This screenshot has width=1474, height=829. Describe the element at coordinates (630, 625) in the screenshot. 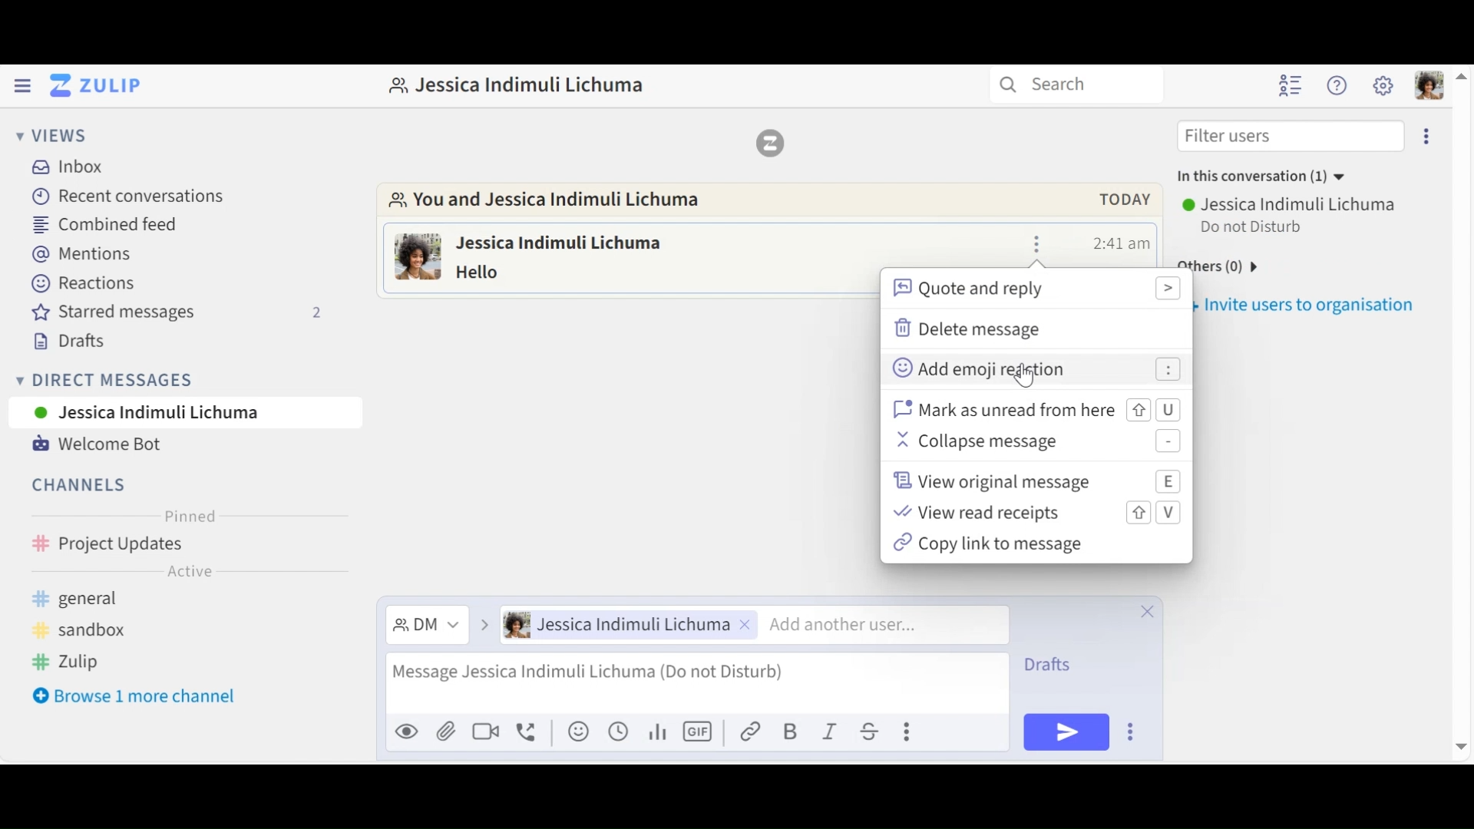

I see `User` at that location.